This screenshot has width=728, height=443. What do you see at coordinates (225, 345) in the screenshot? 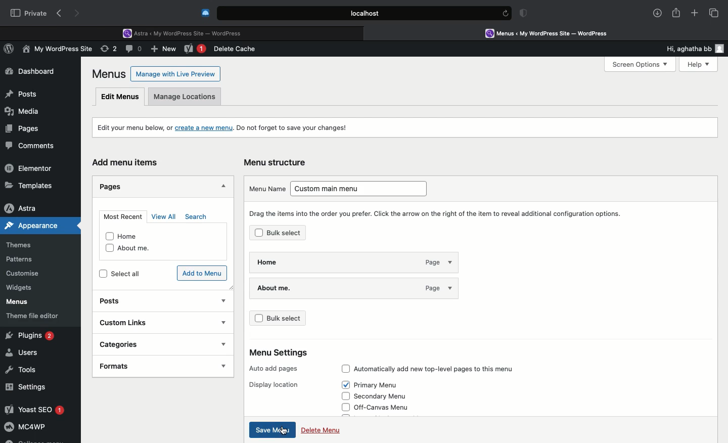
I see `show` at bounding box center [225, 345].